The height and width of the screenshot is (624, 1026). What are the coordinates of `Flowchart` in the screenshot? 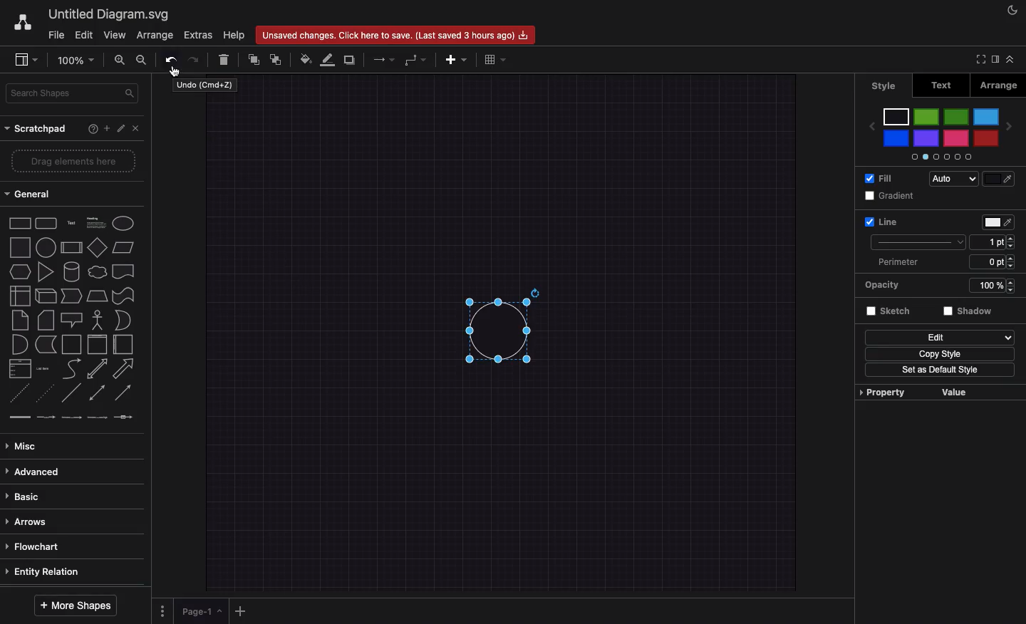 It's located at (37, 548).